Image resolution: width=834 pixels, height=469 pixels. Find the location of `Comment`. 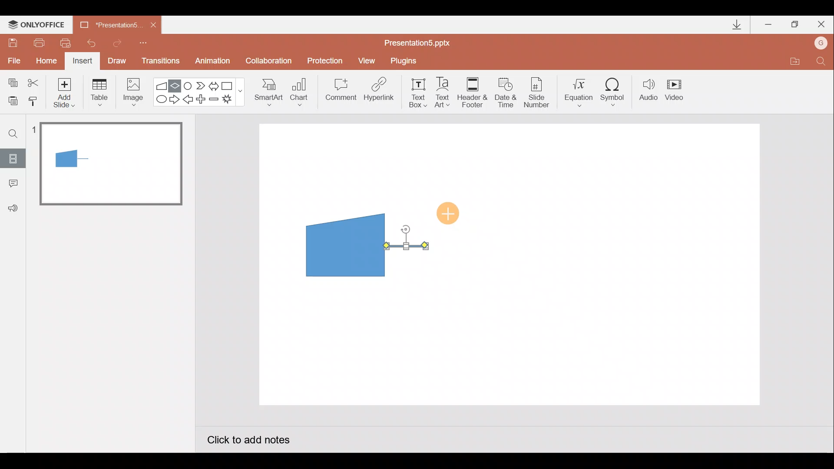

Comment is located at coordinates (340, 92).